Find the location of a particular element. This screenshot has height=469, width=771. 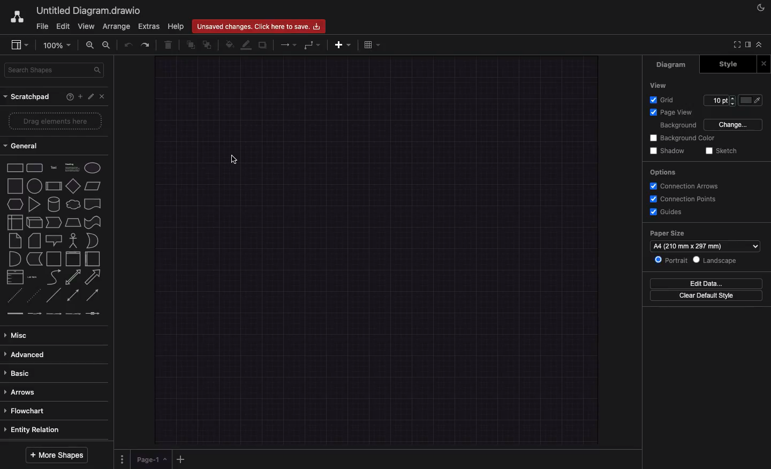

Style is located at coordinates (731, 64).